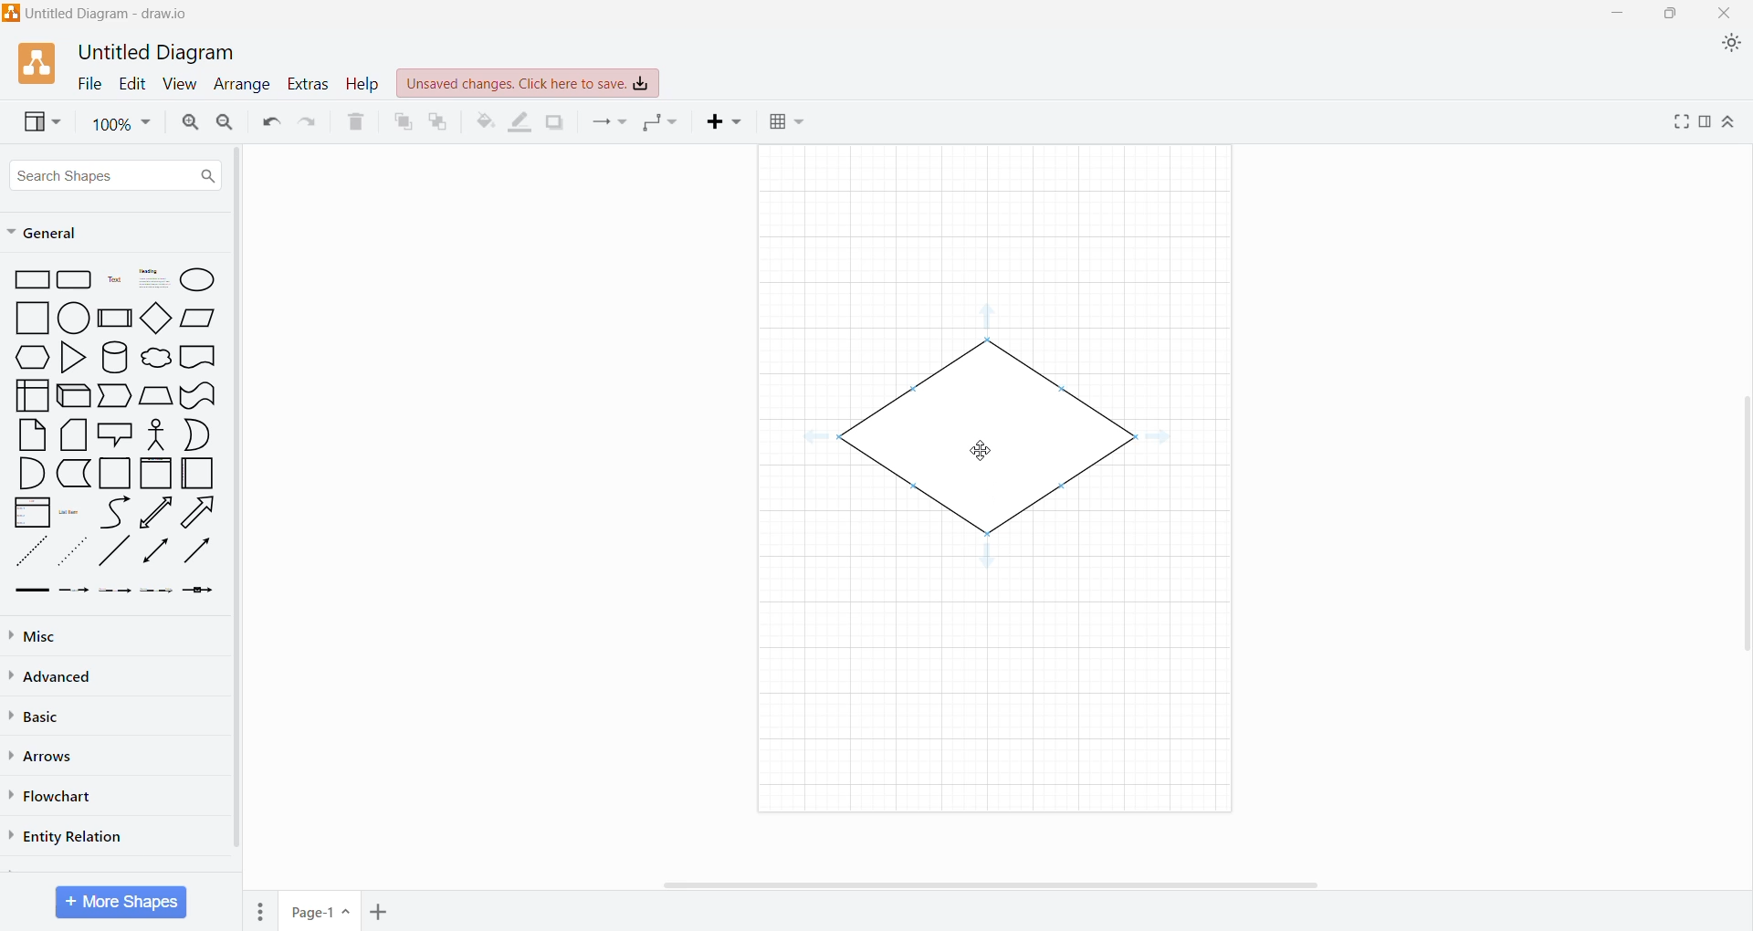  I want to click on Undo, so click(271, 122).